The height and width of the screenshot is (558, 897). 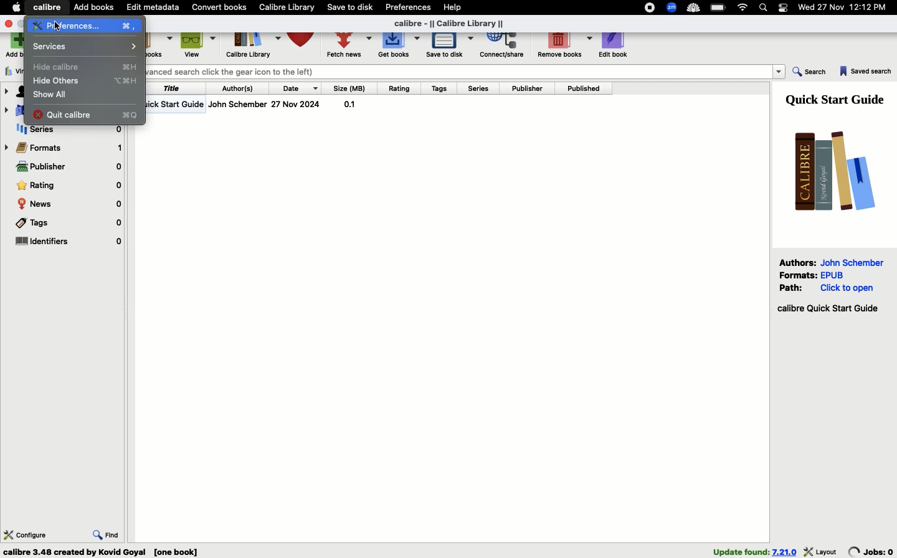 What do you see at coordinates (838, 98) in the screenshot?
I see `Guide` at bounding box center [838, 98].